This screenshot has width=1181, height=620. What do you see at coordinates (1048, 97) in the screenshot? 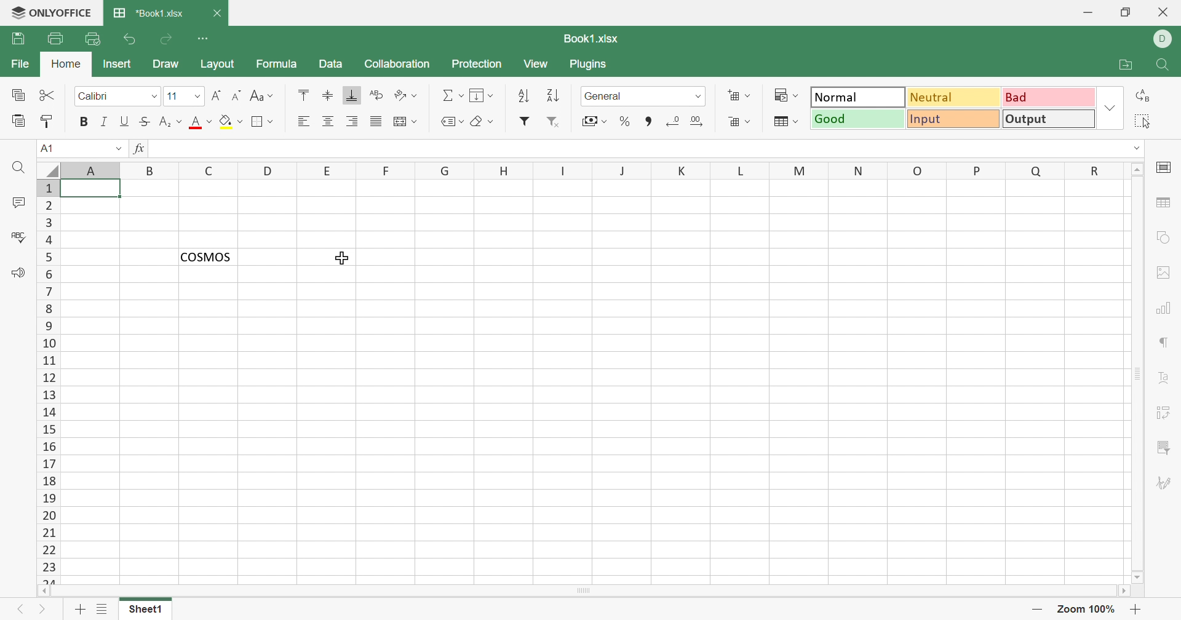
I see `Bad` at bounding box center [1048, 97].